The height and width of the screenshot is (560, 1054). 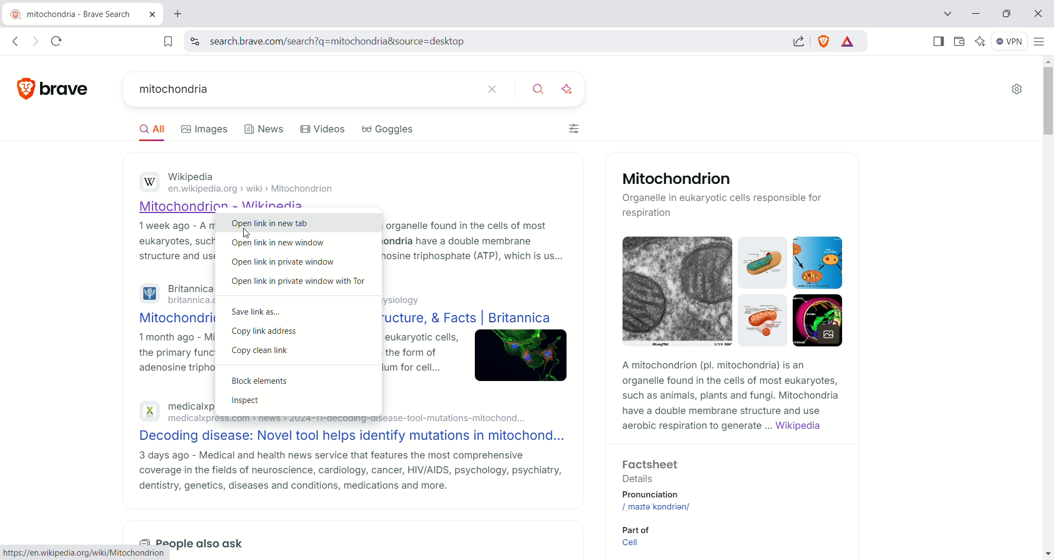 What do you see at coordinates (263, 350) in the screenshot?
I see `copy clean link` at bounding box center [263, 350].